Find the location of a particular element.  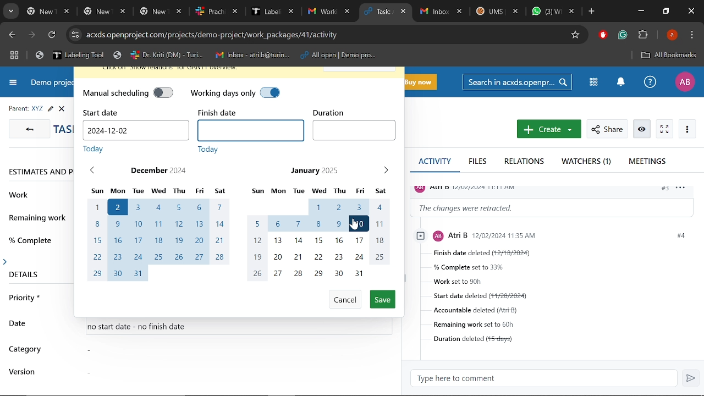

Help is located at coordinates (648, 82).